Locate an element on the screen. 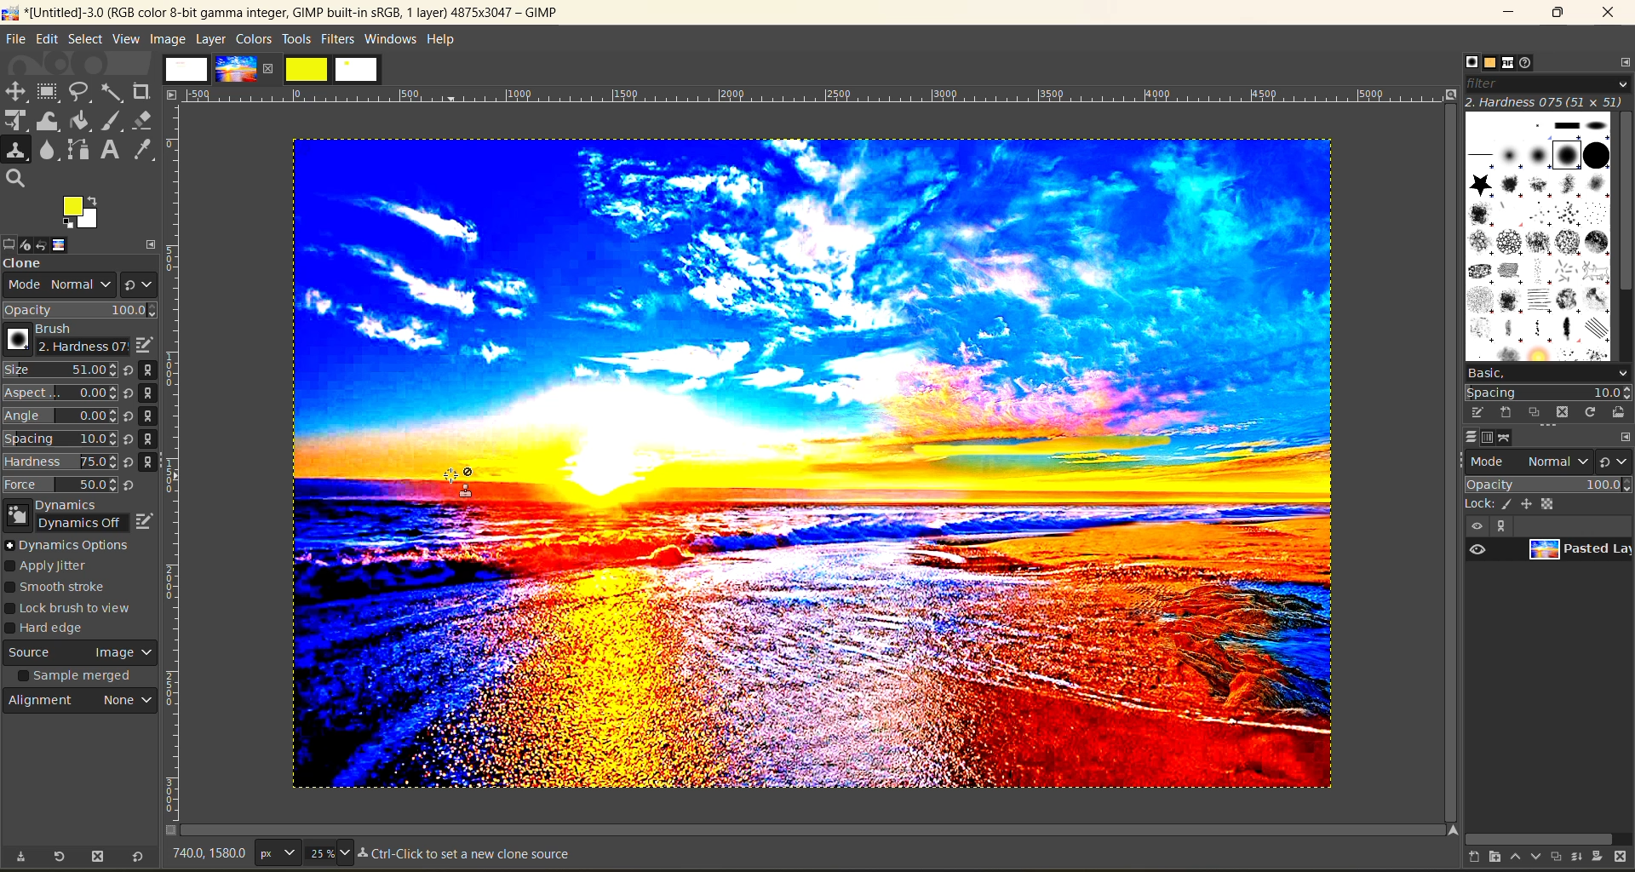 The height and width of the screenshot is (872, 1635). fuzzy text is located at coordinates (113, 91).